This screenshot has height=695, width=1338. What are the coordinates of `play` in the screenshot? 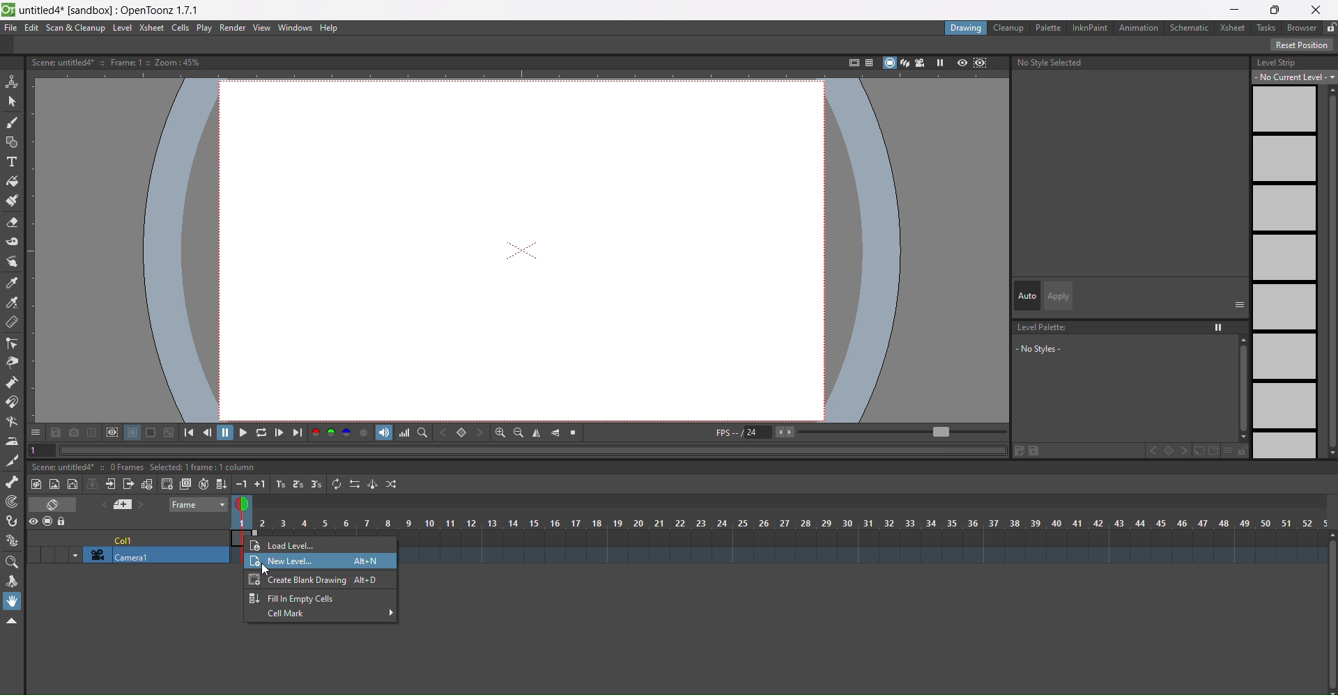 It's located at (243, 432).